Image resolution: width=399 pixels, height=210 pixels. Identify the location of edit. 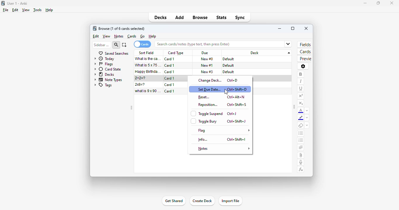
(96, 36).